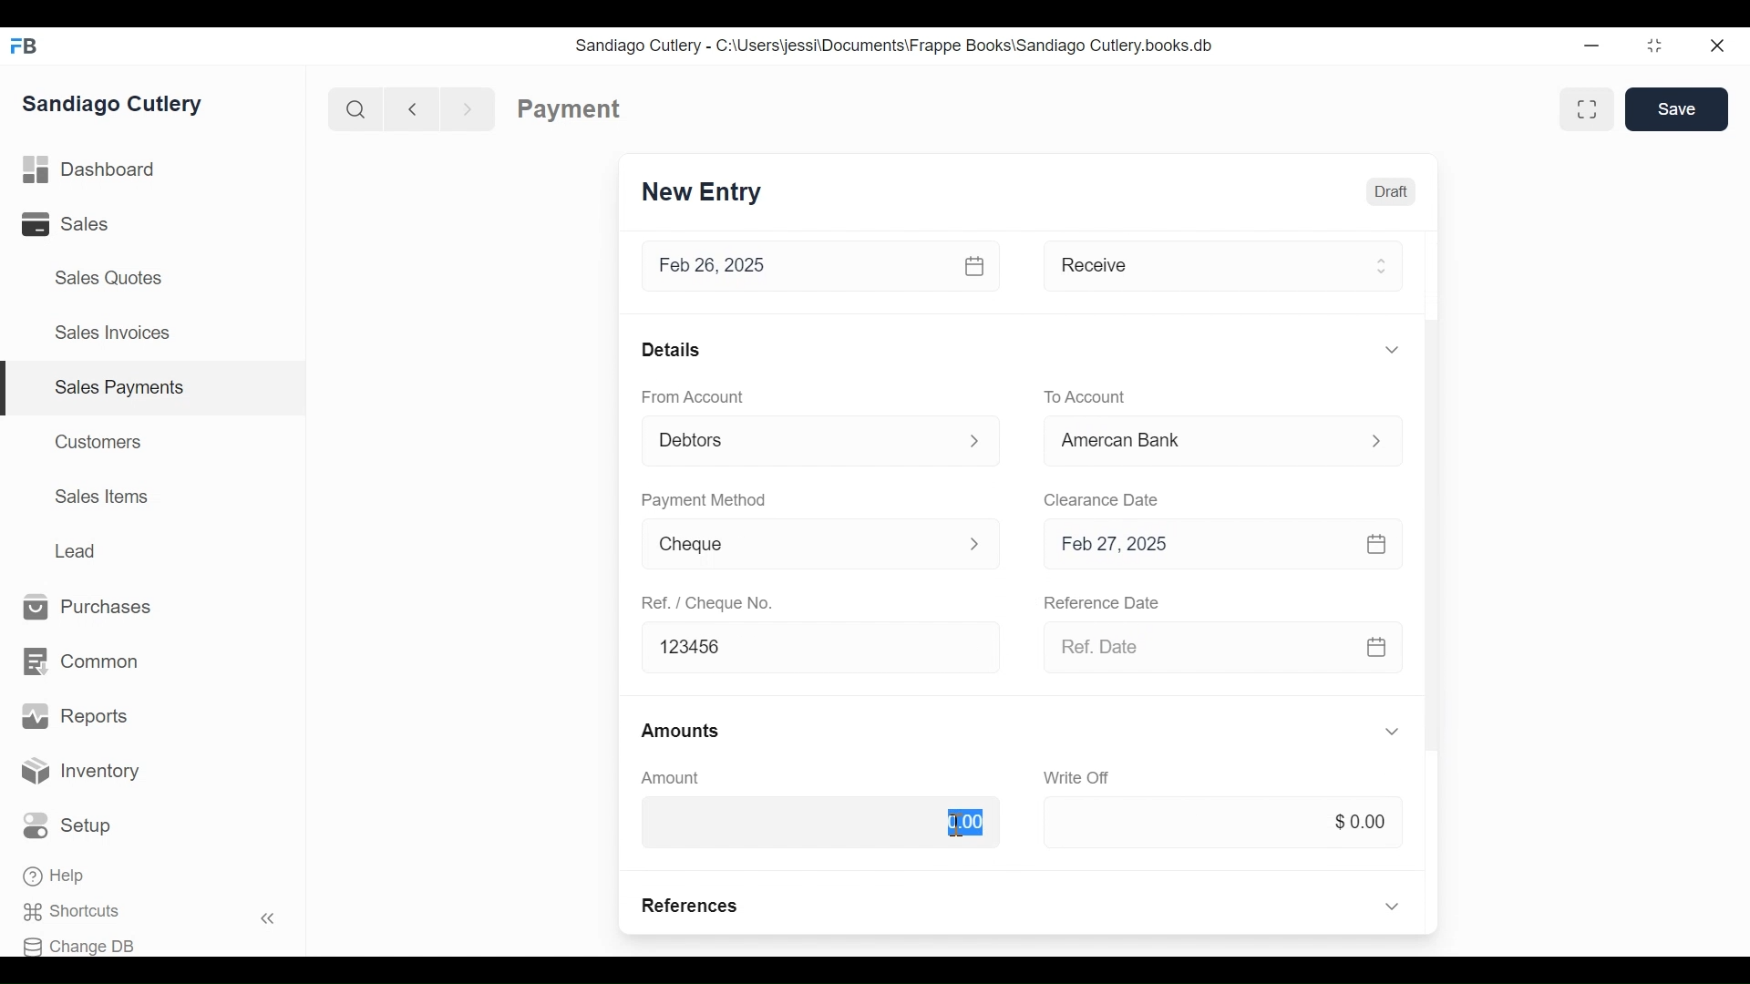 This screenshot has height=984, width=1750. Describe the element at coordinates (976, 442) in the screenshot. I see `Expand` at that location.